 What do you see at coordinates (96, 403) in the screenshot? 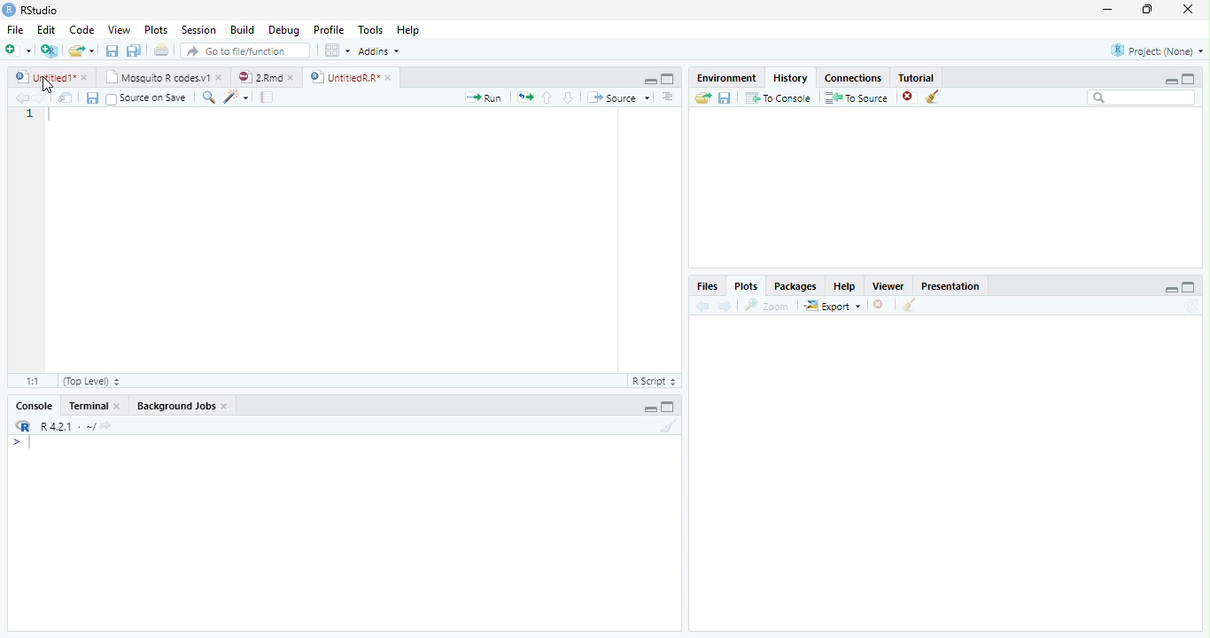
I see `Terminal` at bounding box center [96, 403].